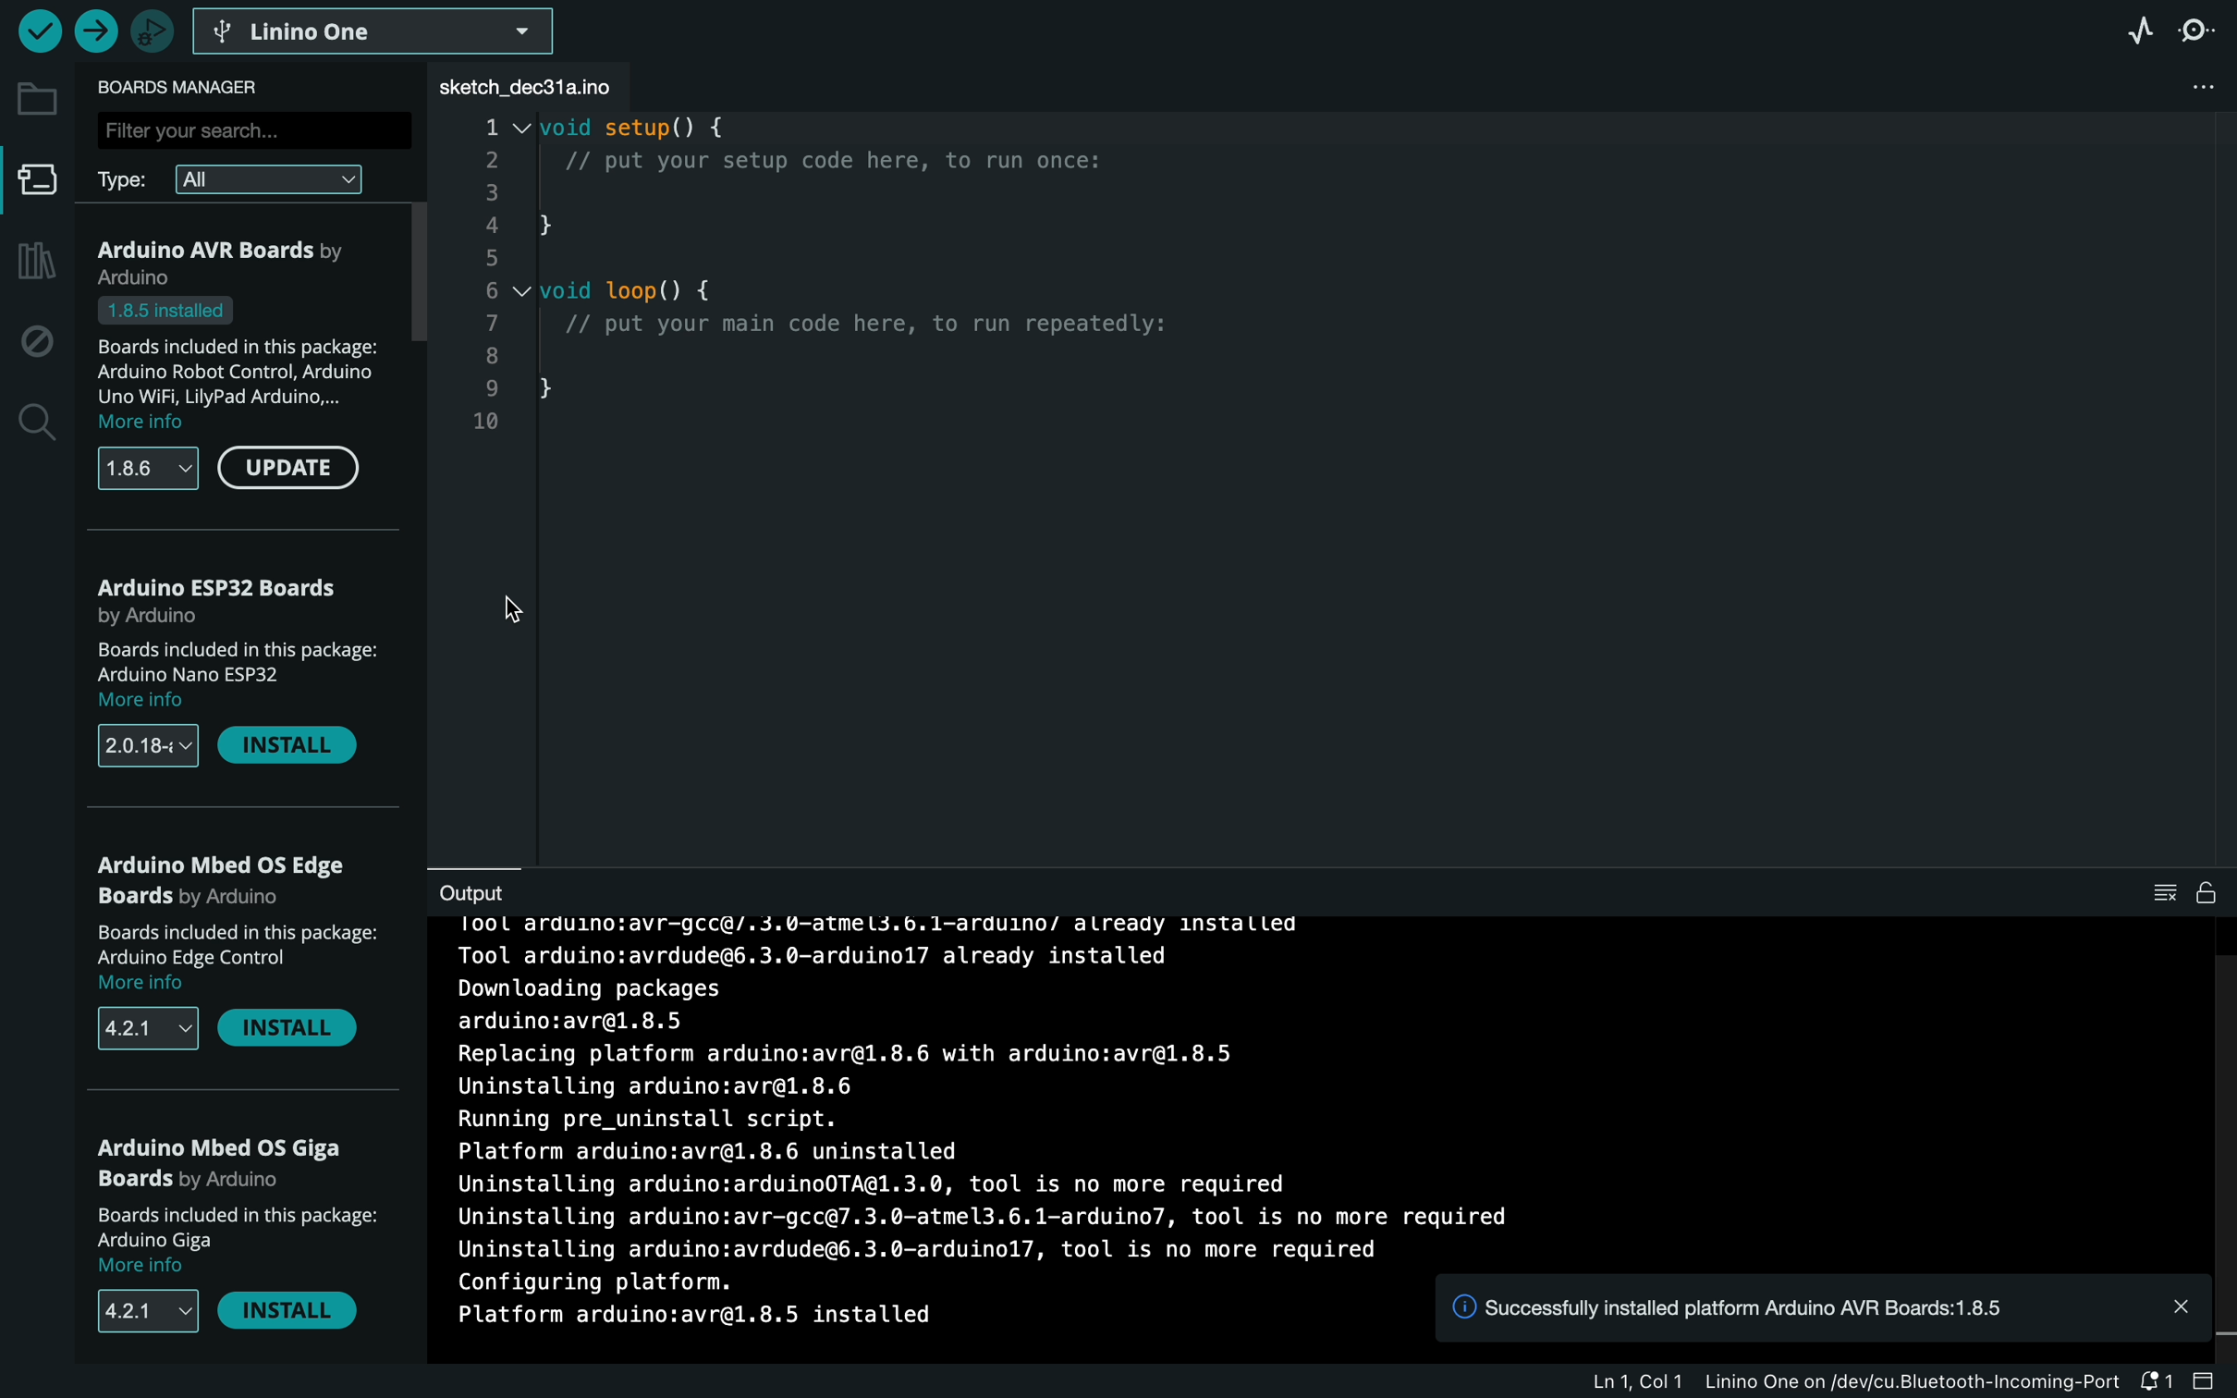 Image resolution: width=2237 pixels, height=1398 pixels. What do you see at coordinates (491, 890) in the screenshot?
I see `output` at bounding box center [491, 890].